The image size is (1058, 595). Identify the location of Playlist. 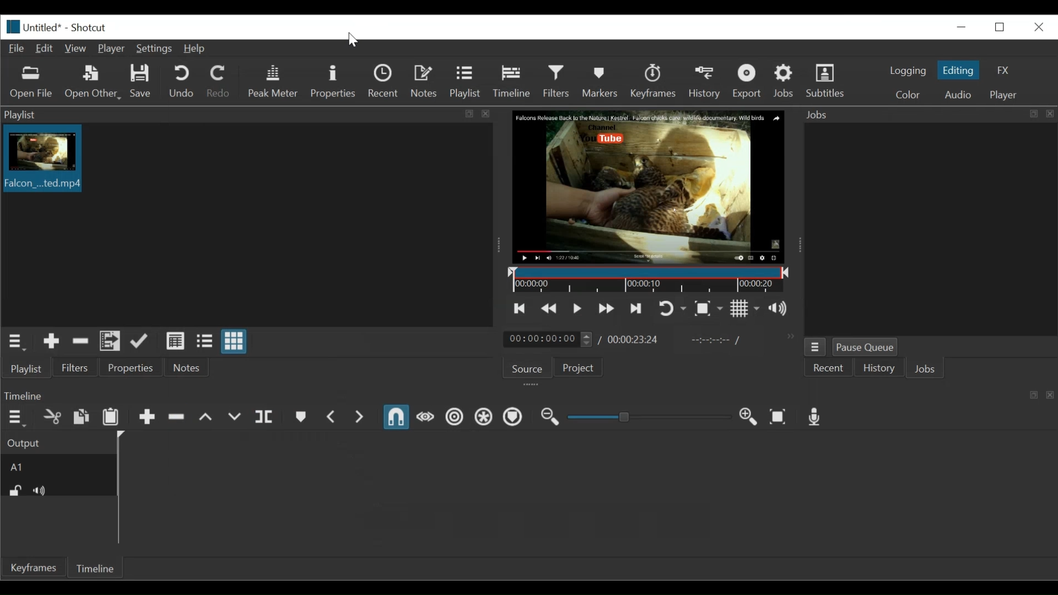
(30, 370).